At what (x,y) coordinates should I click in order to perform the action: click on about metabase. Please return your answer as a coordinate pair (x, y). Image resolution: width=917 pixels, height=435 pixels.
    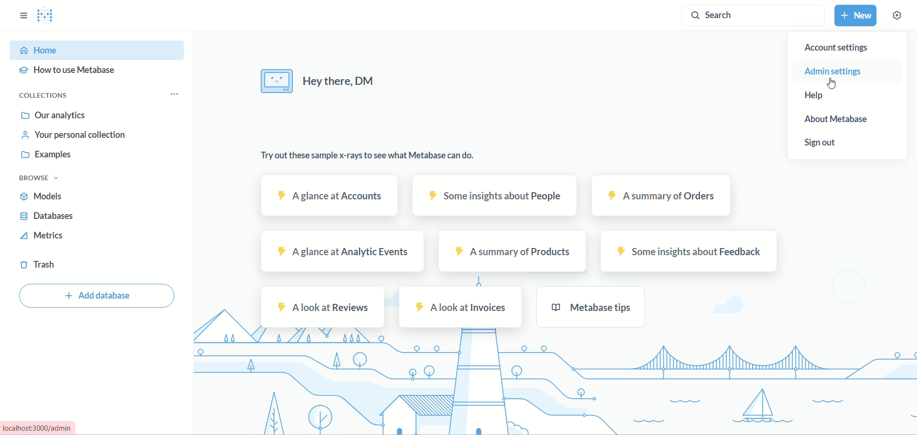
    Looking at the image, I should click on (838, 119).